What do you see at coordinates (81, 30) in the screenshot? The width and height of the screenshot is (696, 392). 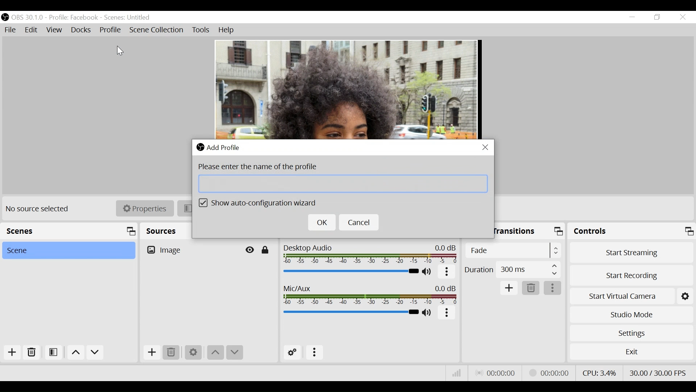 I see `Docks` at bounding box center [81, 30].